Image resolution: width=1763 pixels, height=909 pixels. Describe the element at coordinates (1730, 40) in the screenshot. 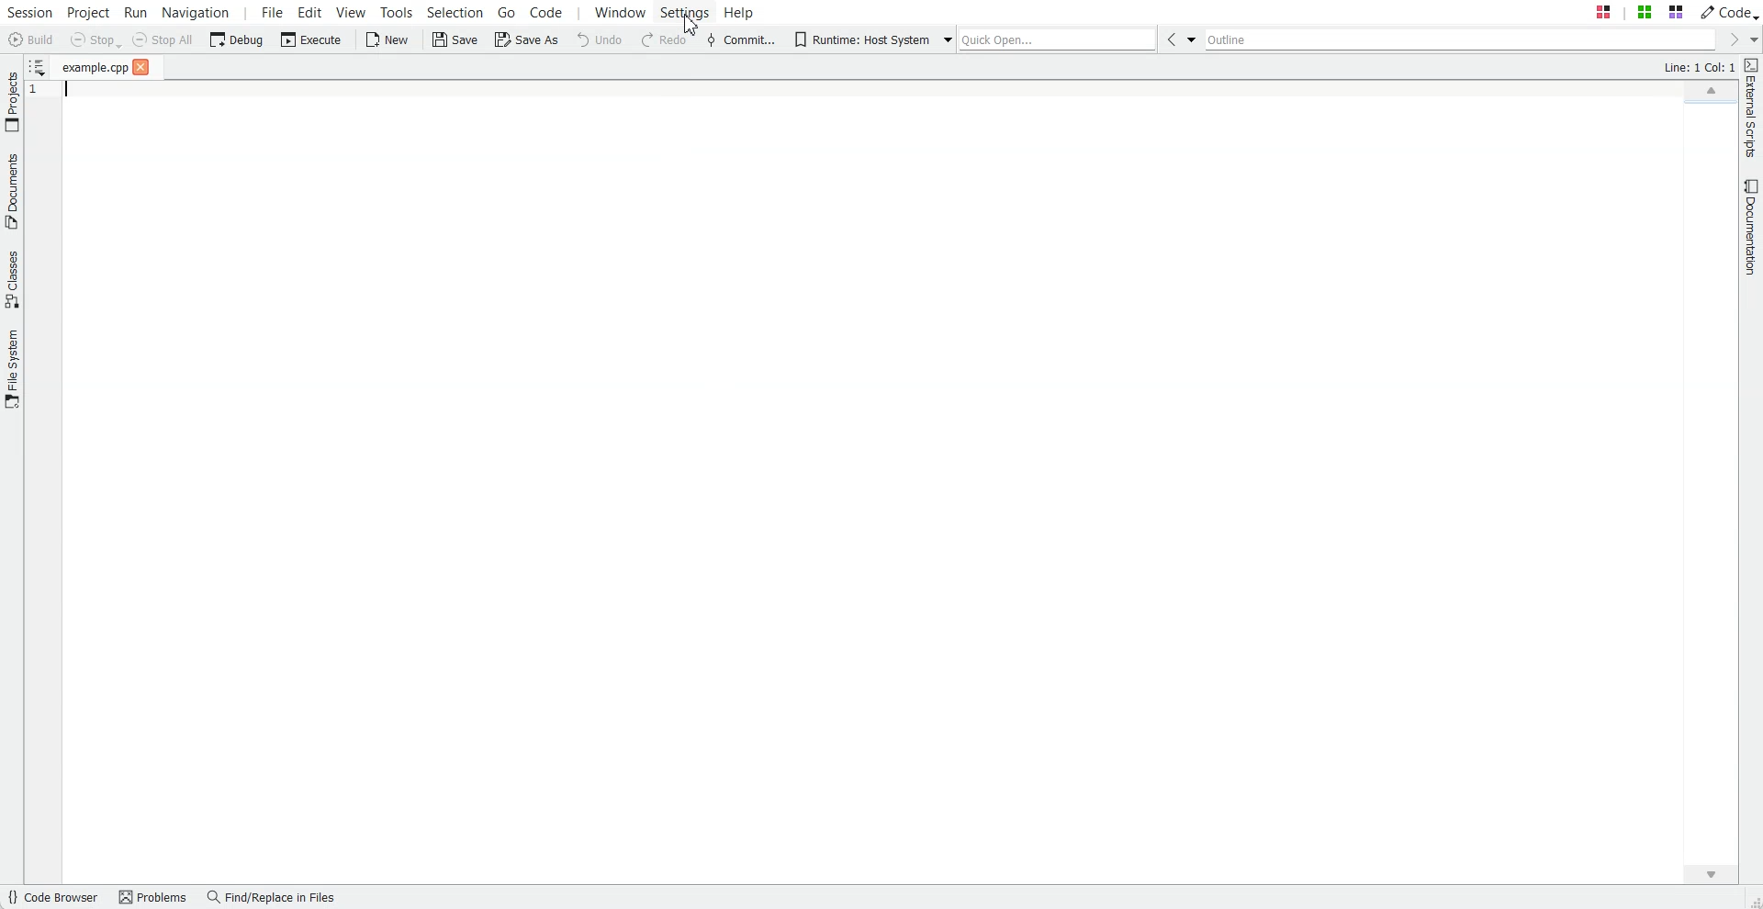

I see `Go Forward` at that location.